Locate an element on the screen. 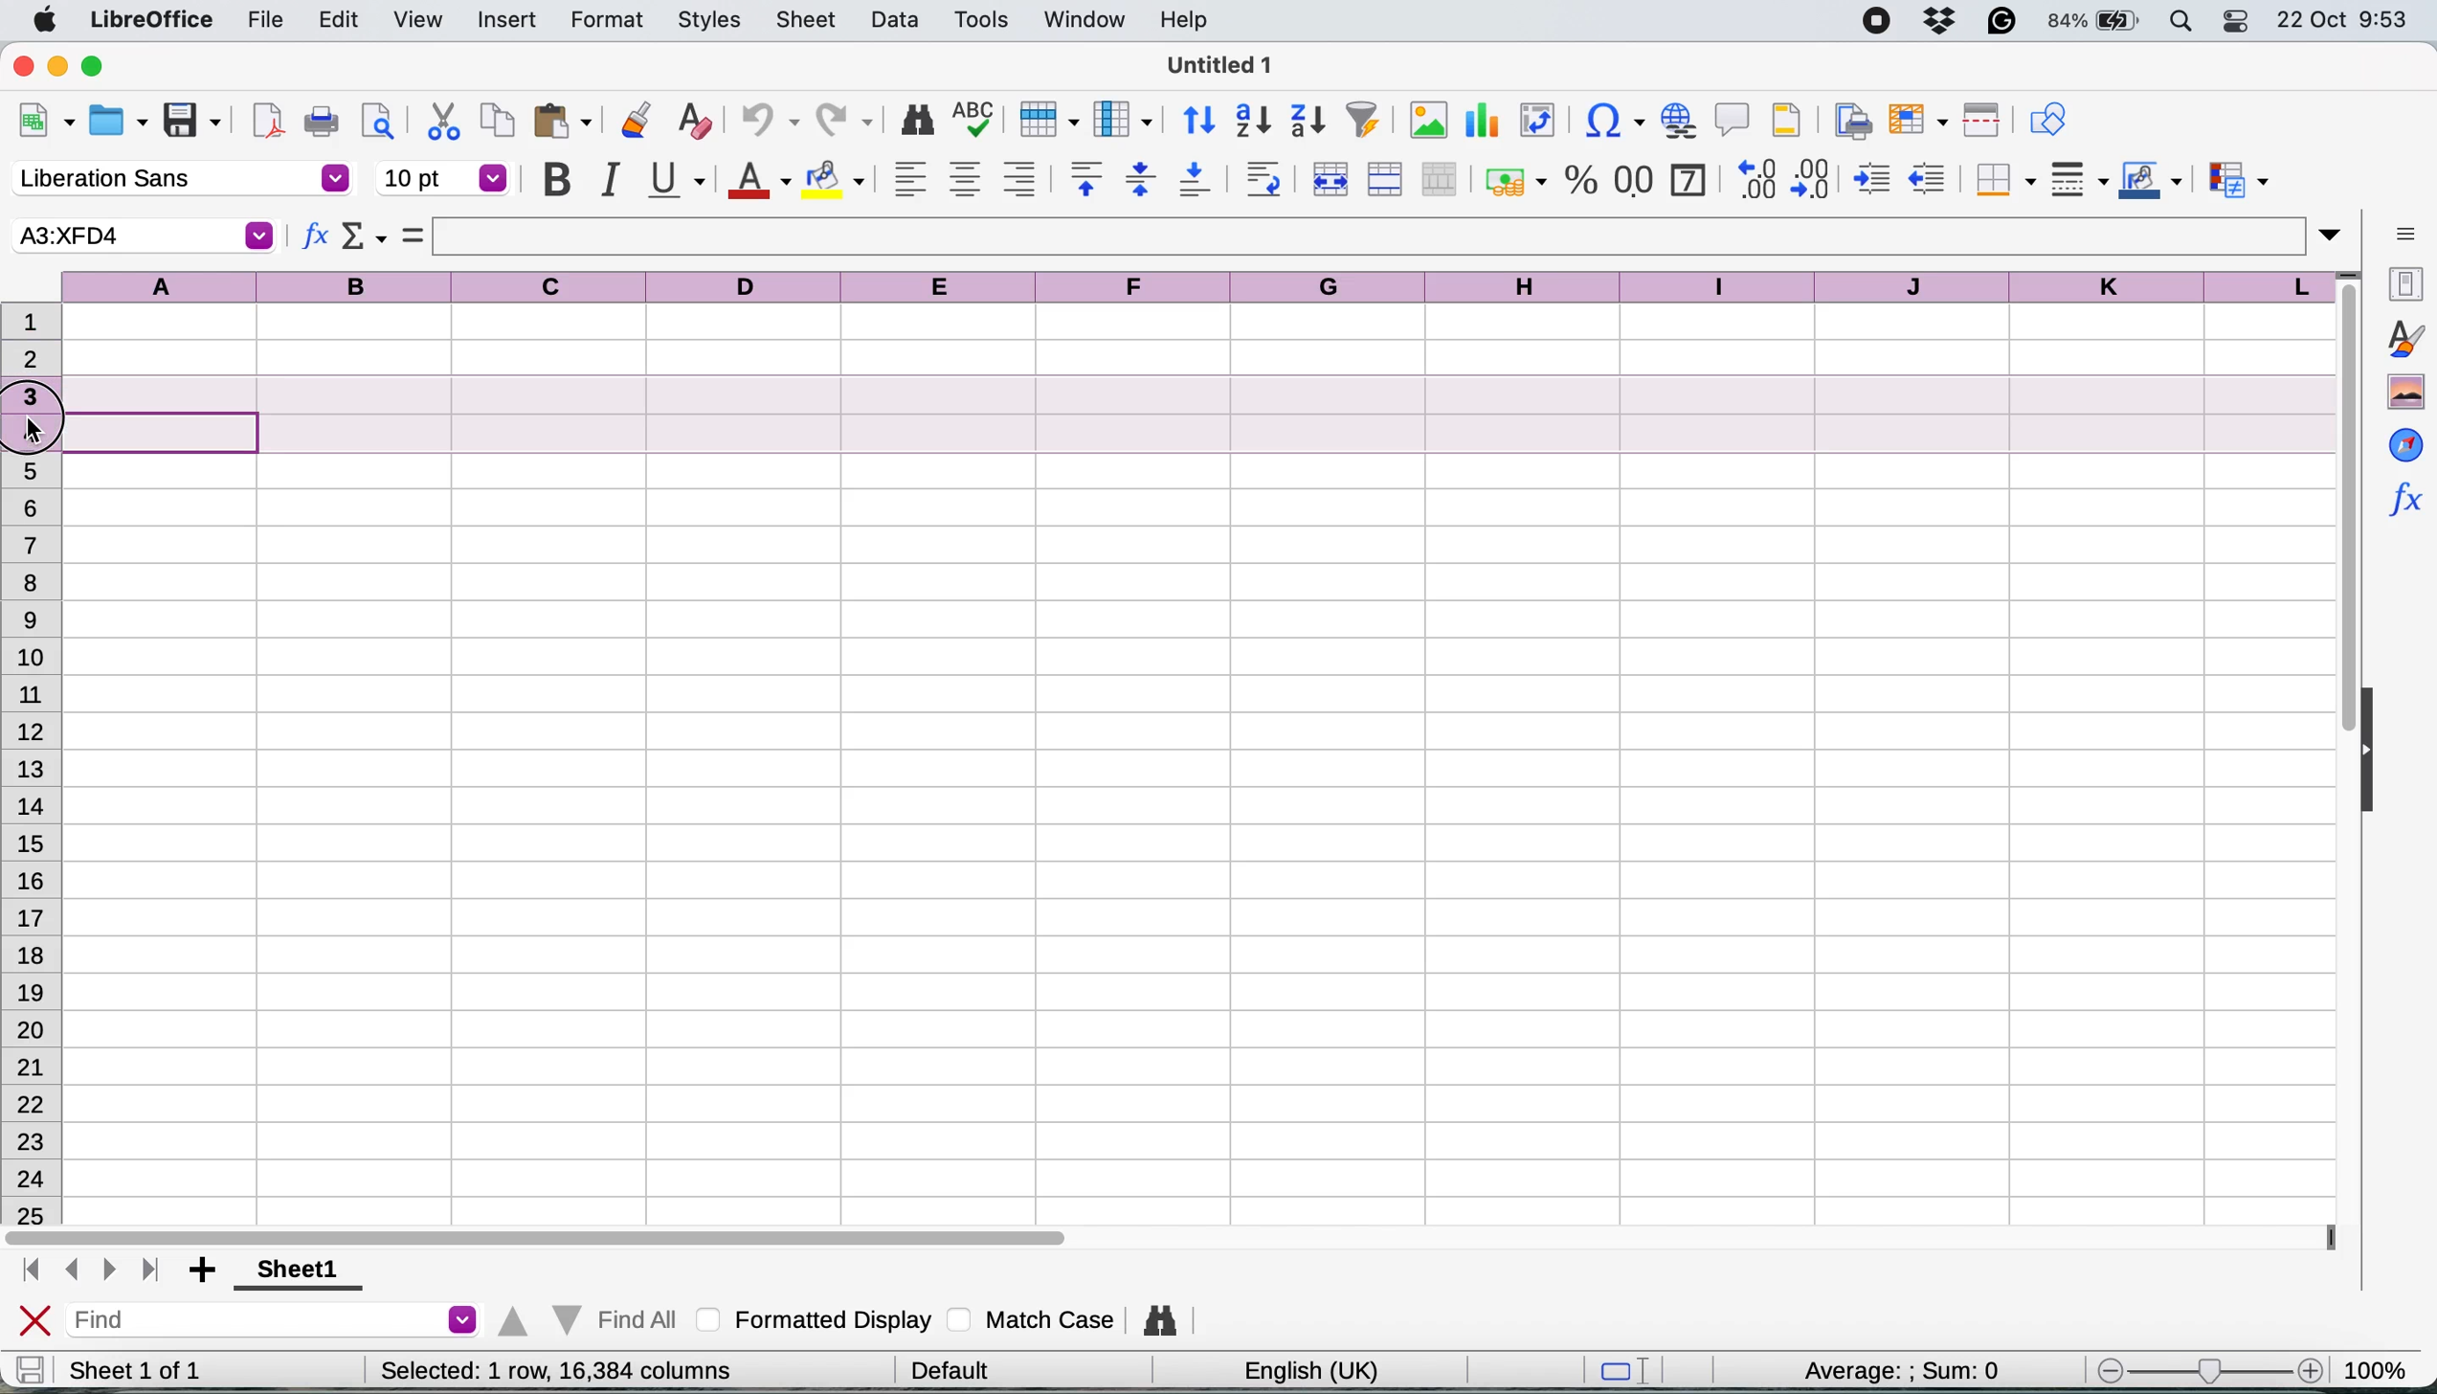 Image resolution: width=2437 pixels, height=1394 pixels. clone formatting is located at coordinates (633, 123).